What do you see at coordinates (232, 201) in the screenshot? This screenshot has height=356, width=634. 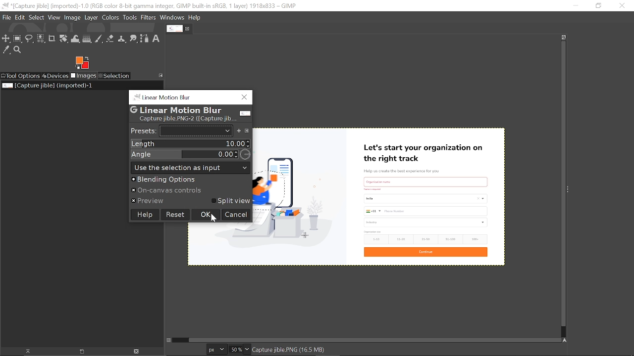 I see `Split view` at bounding box center [232, 201].